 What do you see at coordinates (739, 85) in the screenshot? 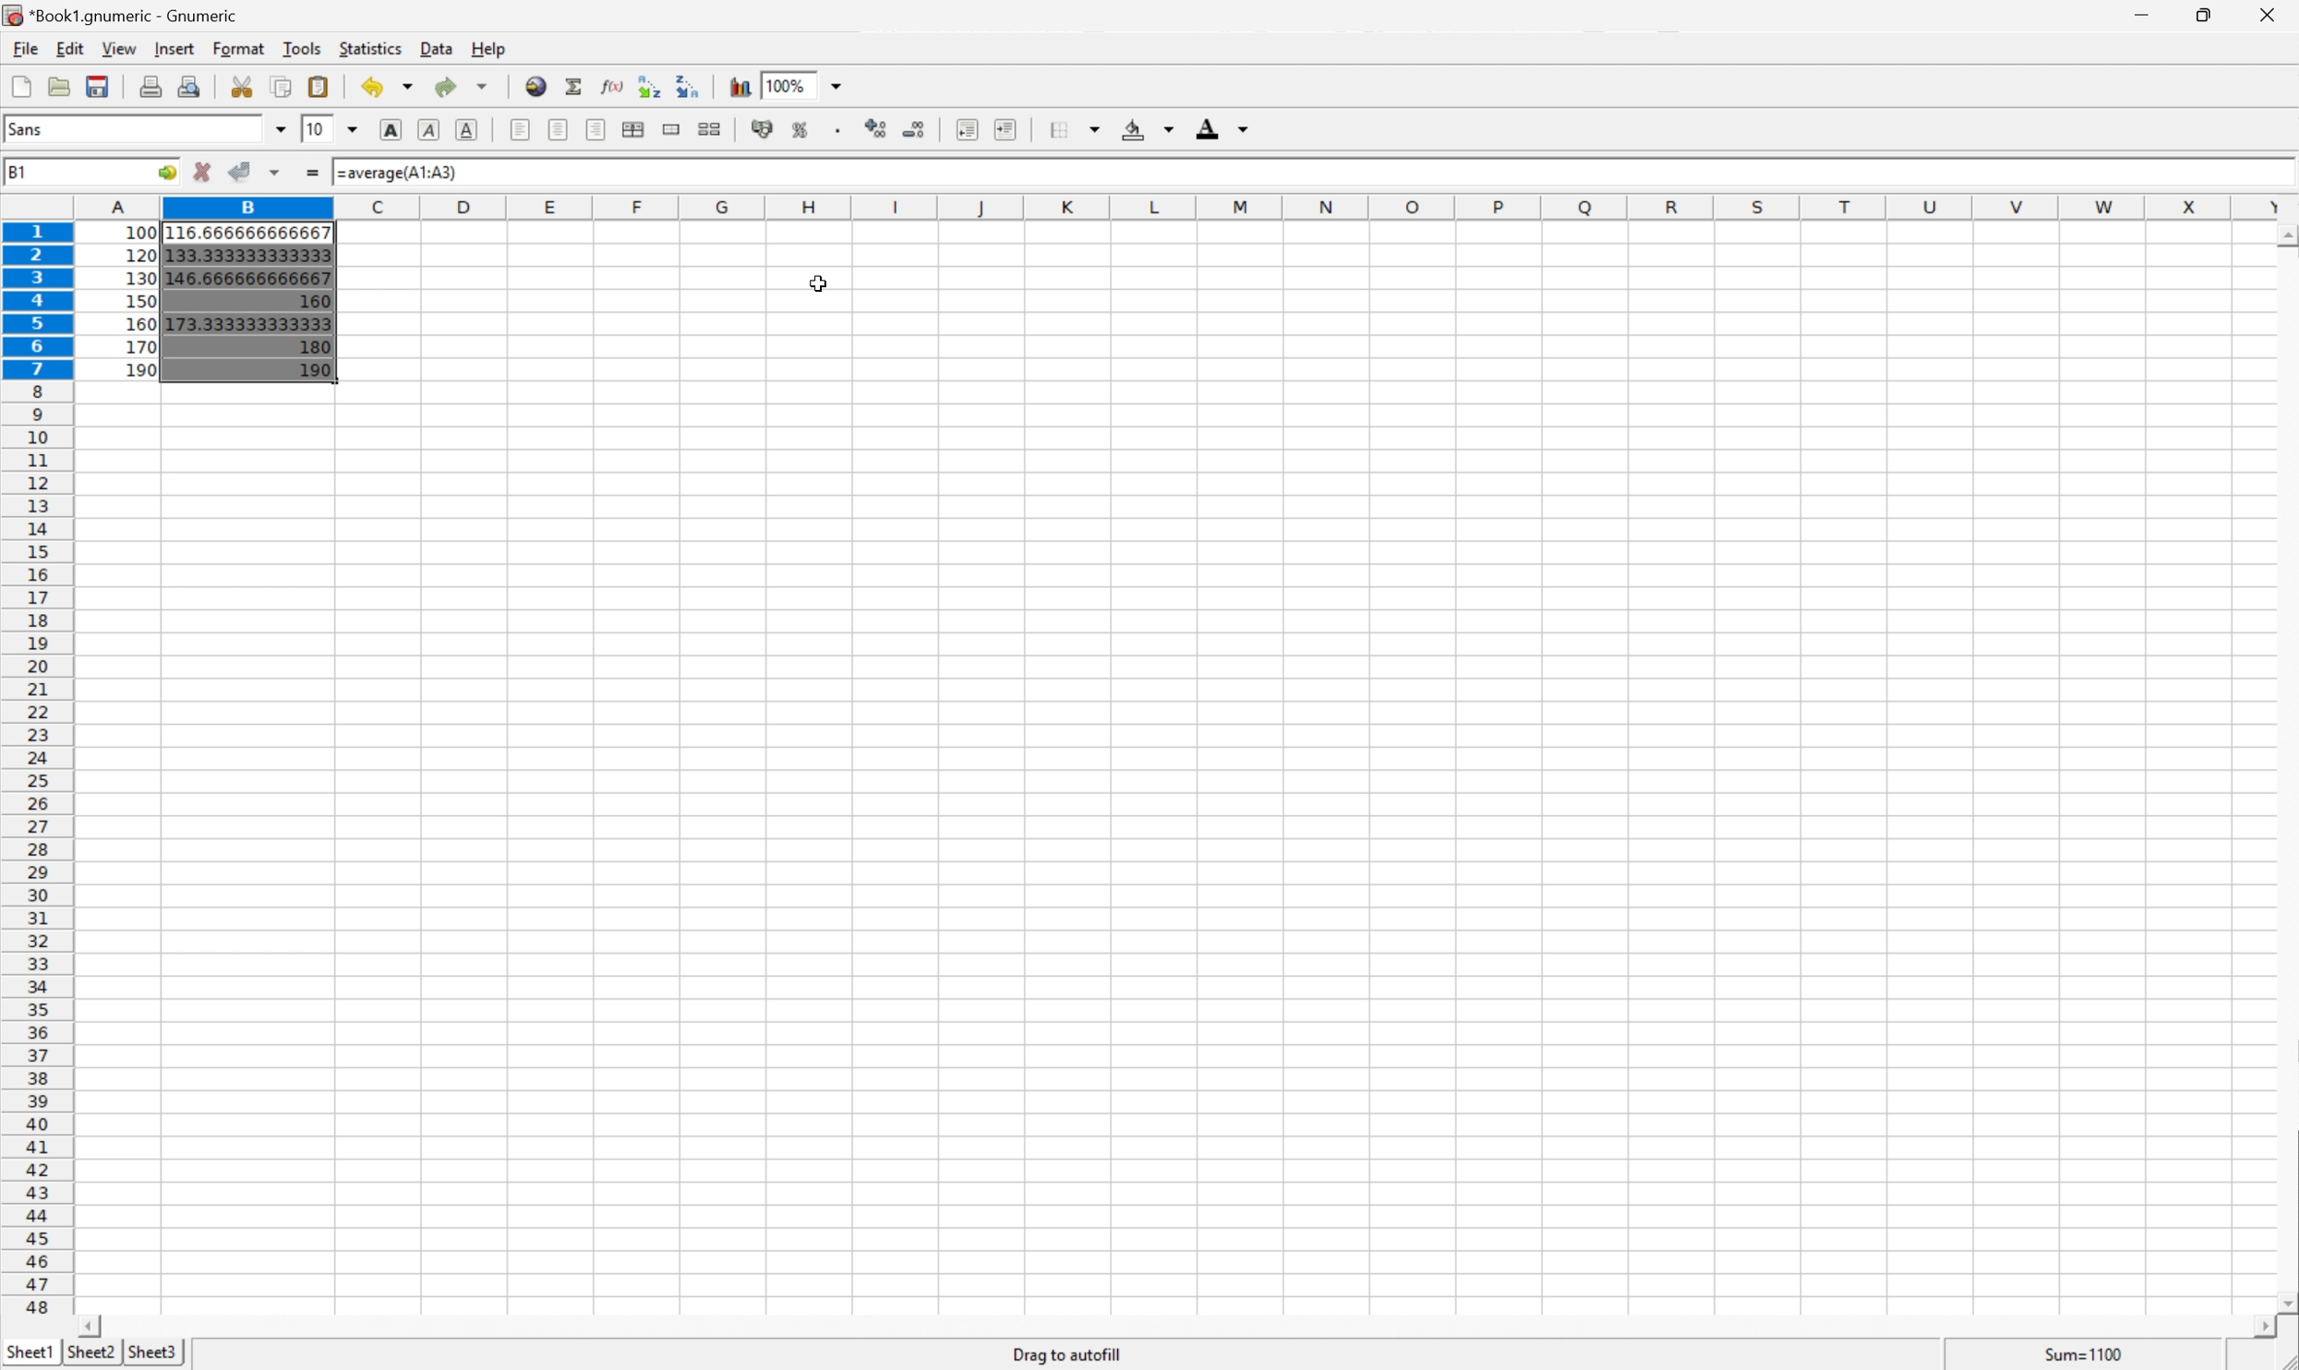
I see `Insert a chart` at bounding box center [739, 85].